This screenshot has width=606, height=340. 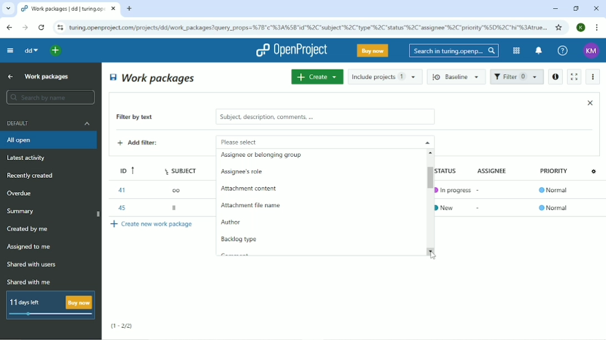 What do you see at coordinates (592, 51) in the screenshot?
I see `Account` at bounding box center [592, 51].